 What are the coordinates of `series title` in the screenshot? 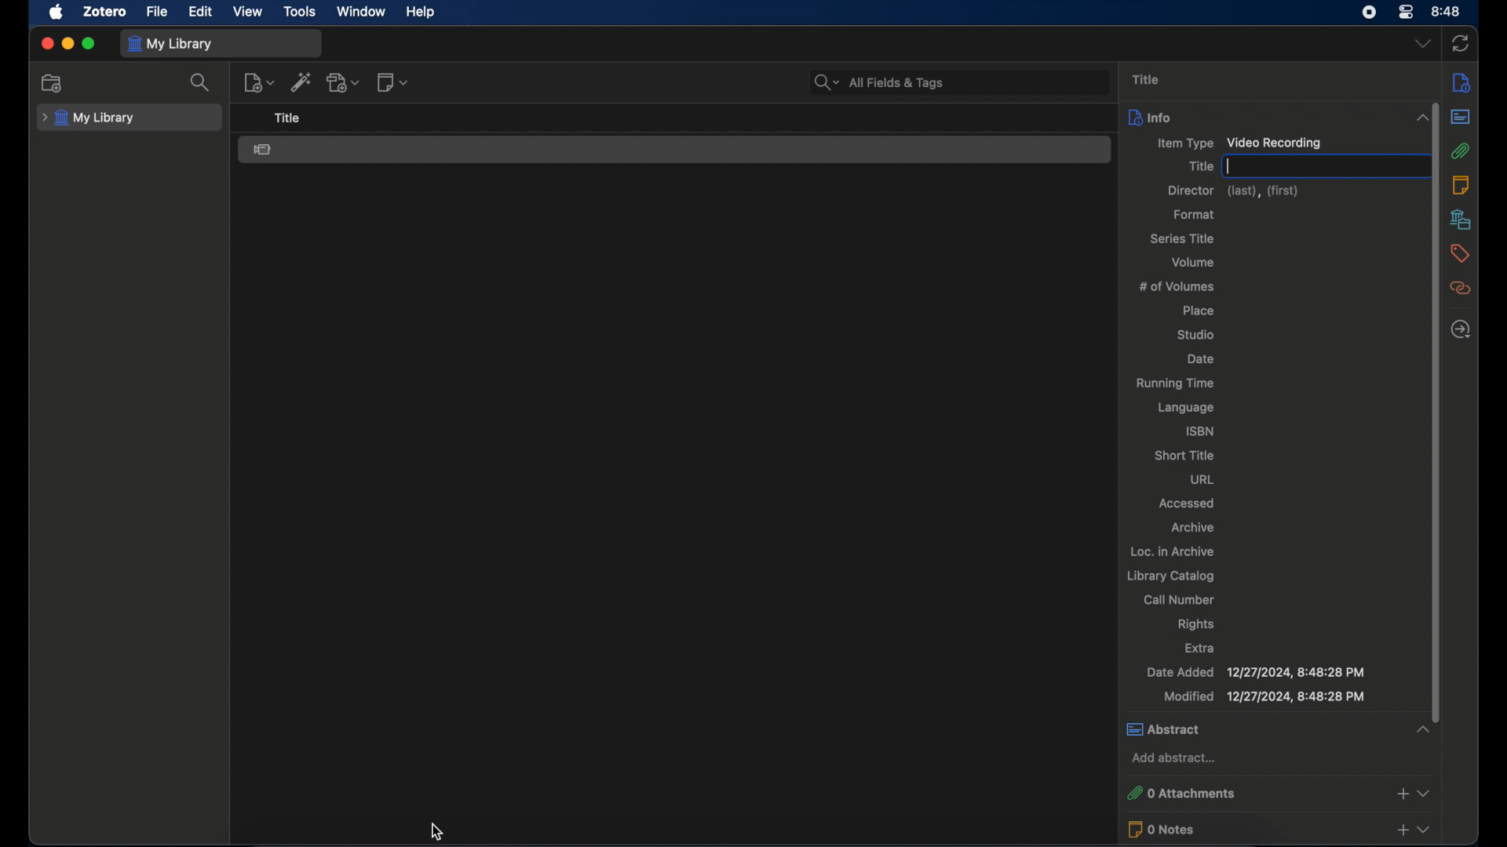 It's located at (1183, 238).